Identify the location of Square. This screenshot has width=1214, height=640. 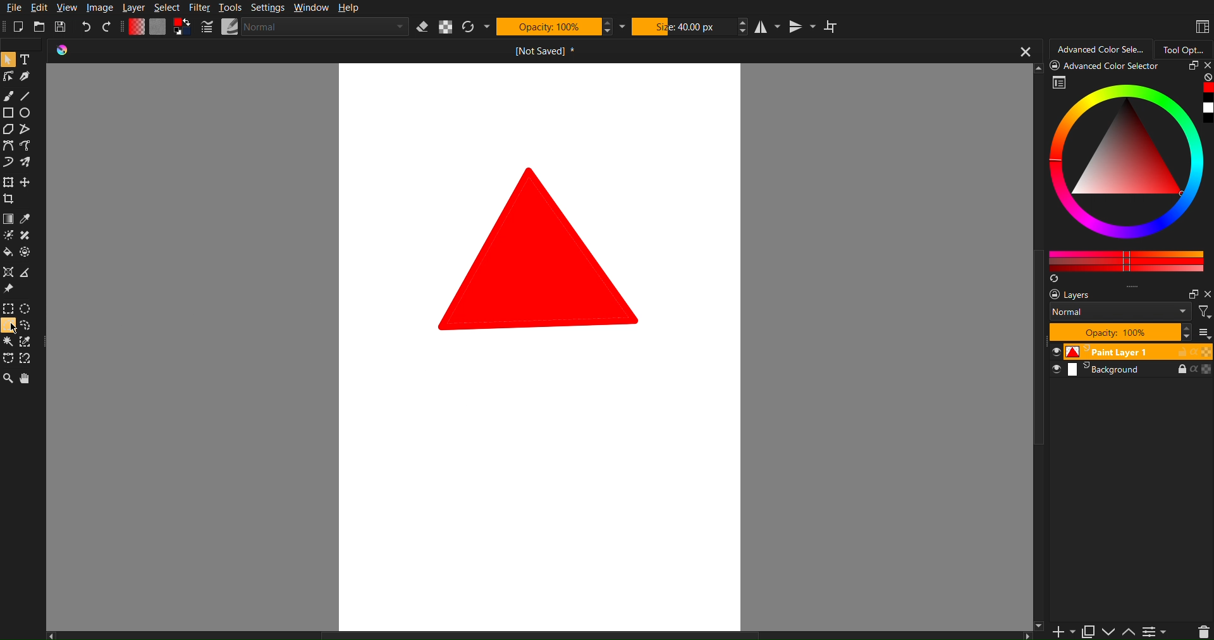
(8, 183).